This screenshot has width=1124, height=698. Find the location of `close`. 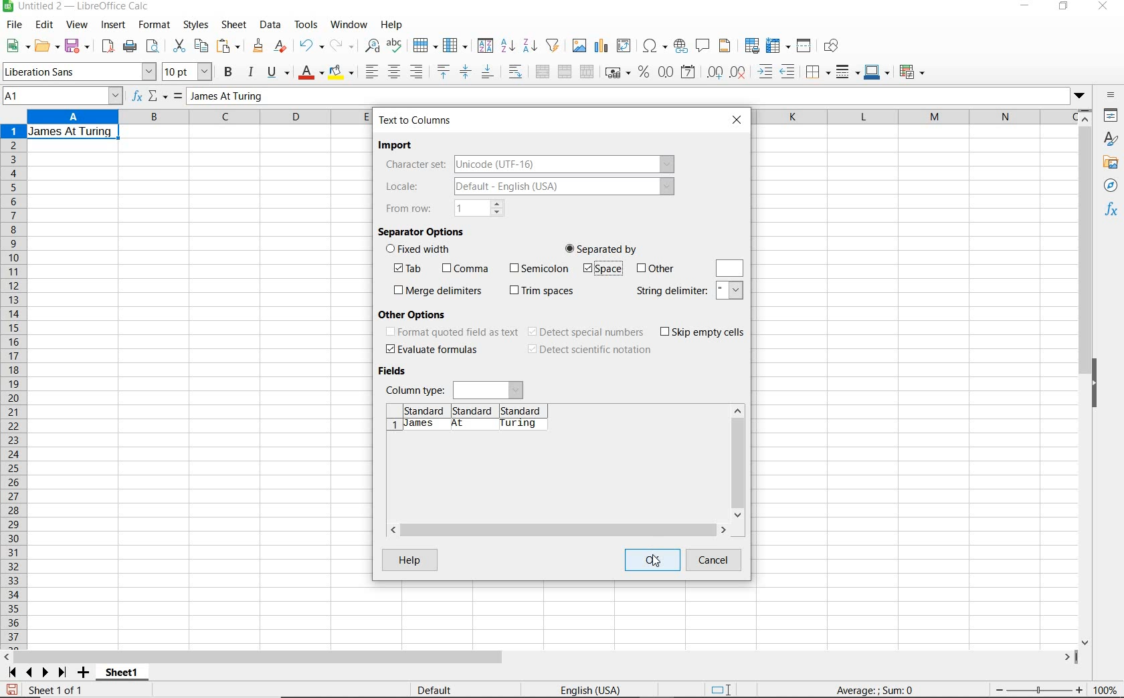

close is located at coordinates (1105, 7).